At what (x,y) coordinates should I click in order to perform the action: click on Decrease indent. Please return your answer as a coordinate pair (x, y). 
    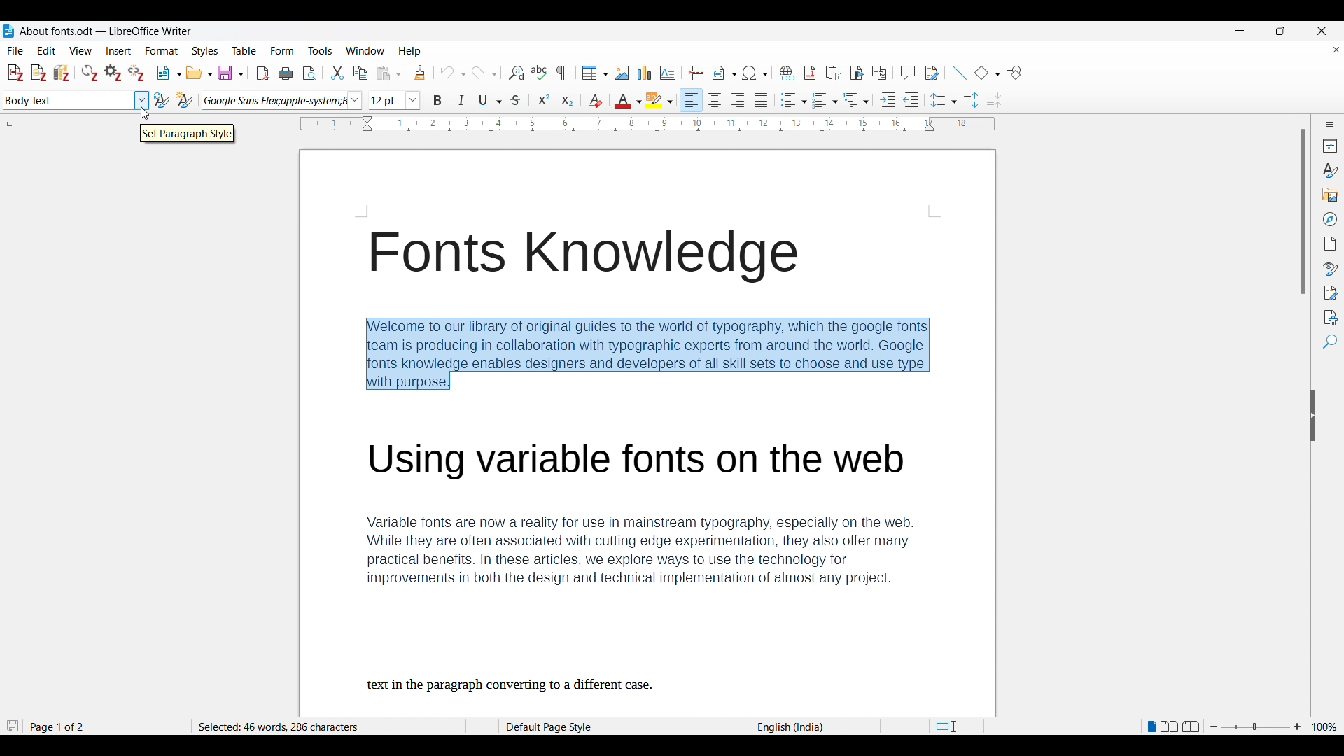
    Looking at the image, I should click on (911, 99).